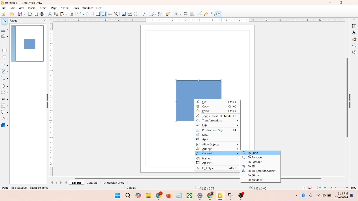  Describe the element at coordinates (127, 195) in the screenshot. I see `search` at that location.